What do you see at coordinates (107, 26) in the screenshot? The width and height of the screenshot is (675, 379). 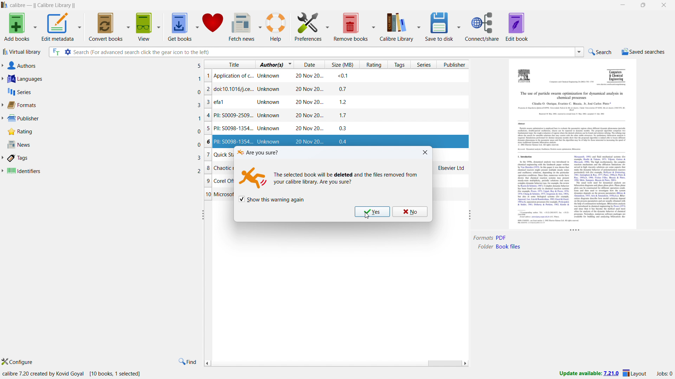 I see `convert books` at bounding box center [107, 26].